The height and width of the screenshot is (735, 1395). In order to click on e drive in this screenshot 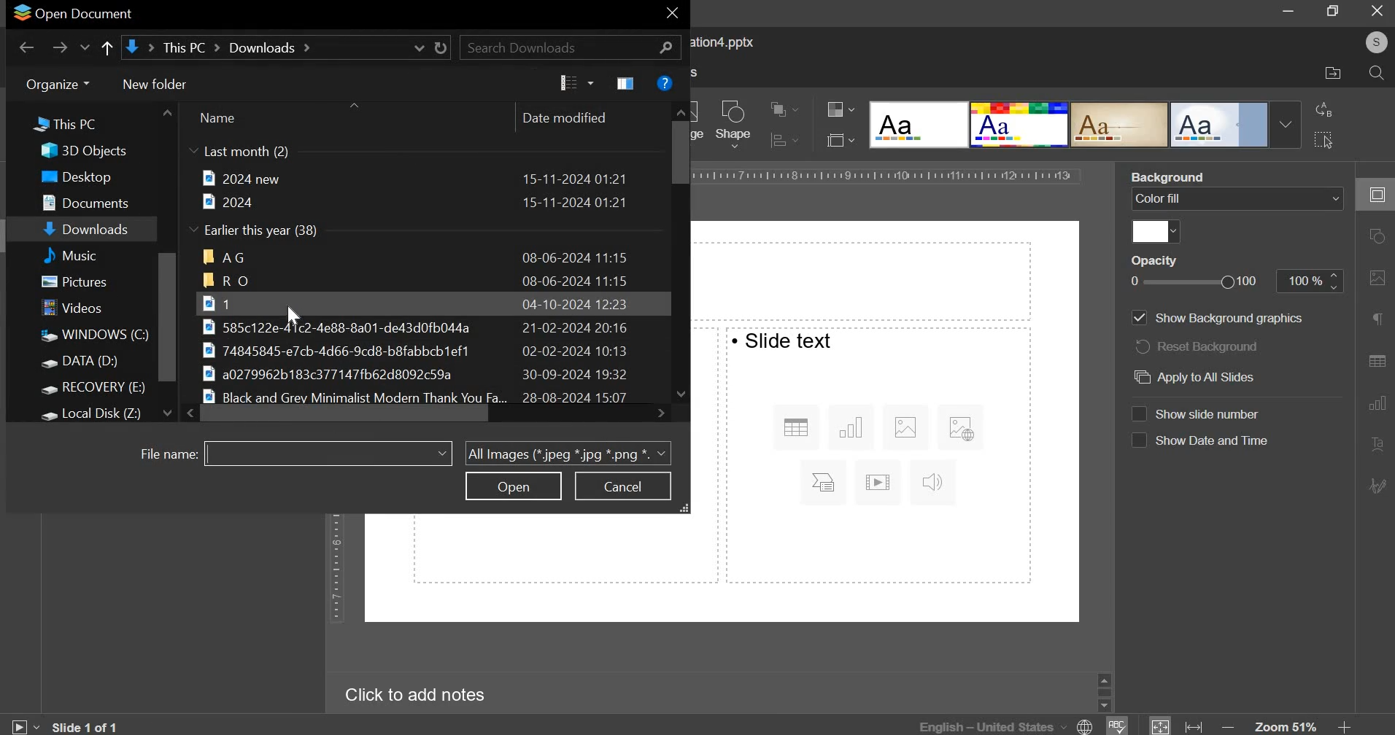, I will do `click(97, 389)`.